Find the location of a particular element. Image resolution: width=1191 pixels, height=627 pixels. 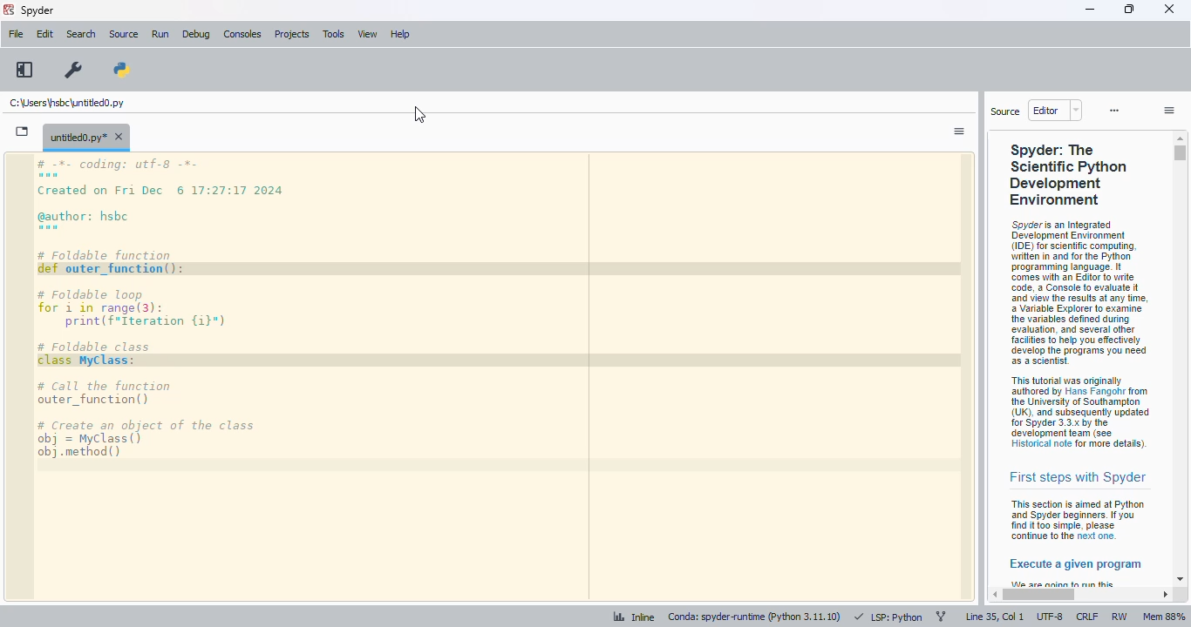

Mem 88% is located at coordinates (1166, 615).